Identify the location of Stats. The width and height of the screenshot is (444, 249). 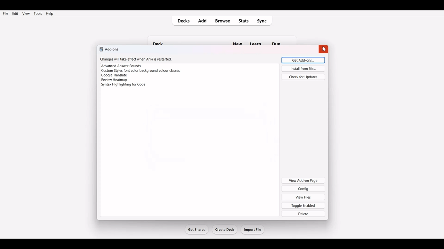
(244, 21).